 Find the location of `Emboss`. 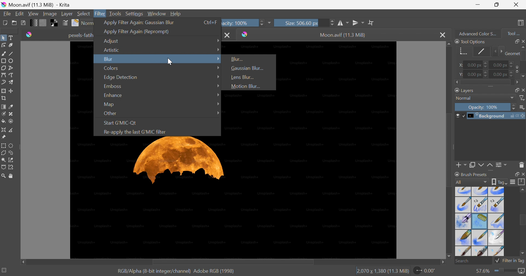

Emboss is located at coordinates (113, 86).